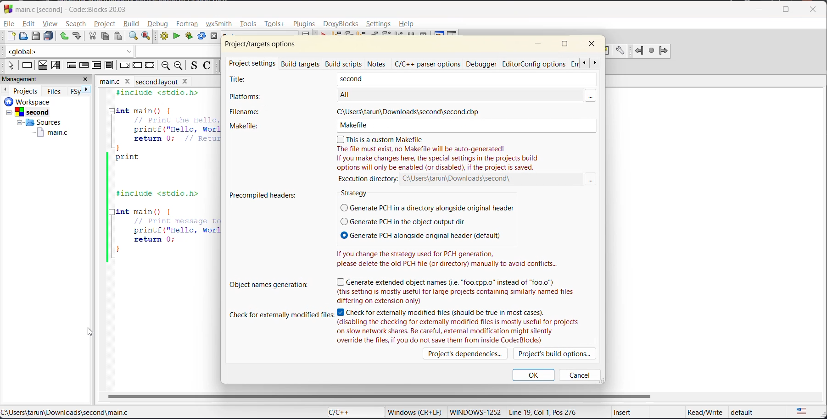 This screenshot has width=827, height=419. I want to click on help, so click(409, 25).